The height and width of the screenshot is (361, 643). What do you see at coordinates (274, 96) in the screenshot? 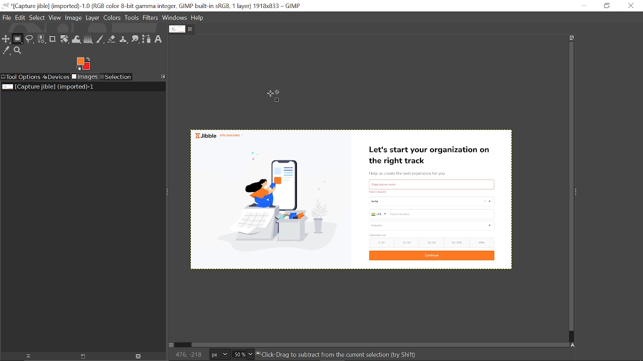
I see `Cursor ` at bounding box center [274, 96].